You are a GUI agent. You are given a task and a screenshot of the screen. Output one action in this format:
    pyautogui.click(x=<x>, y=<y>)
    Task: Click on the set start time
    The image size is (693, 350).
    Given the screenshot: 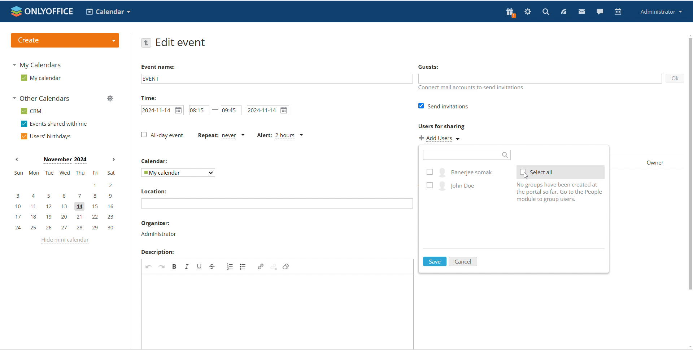 What is the action you would take?
    pyautogui.click(x=199, y=110)
    